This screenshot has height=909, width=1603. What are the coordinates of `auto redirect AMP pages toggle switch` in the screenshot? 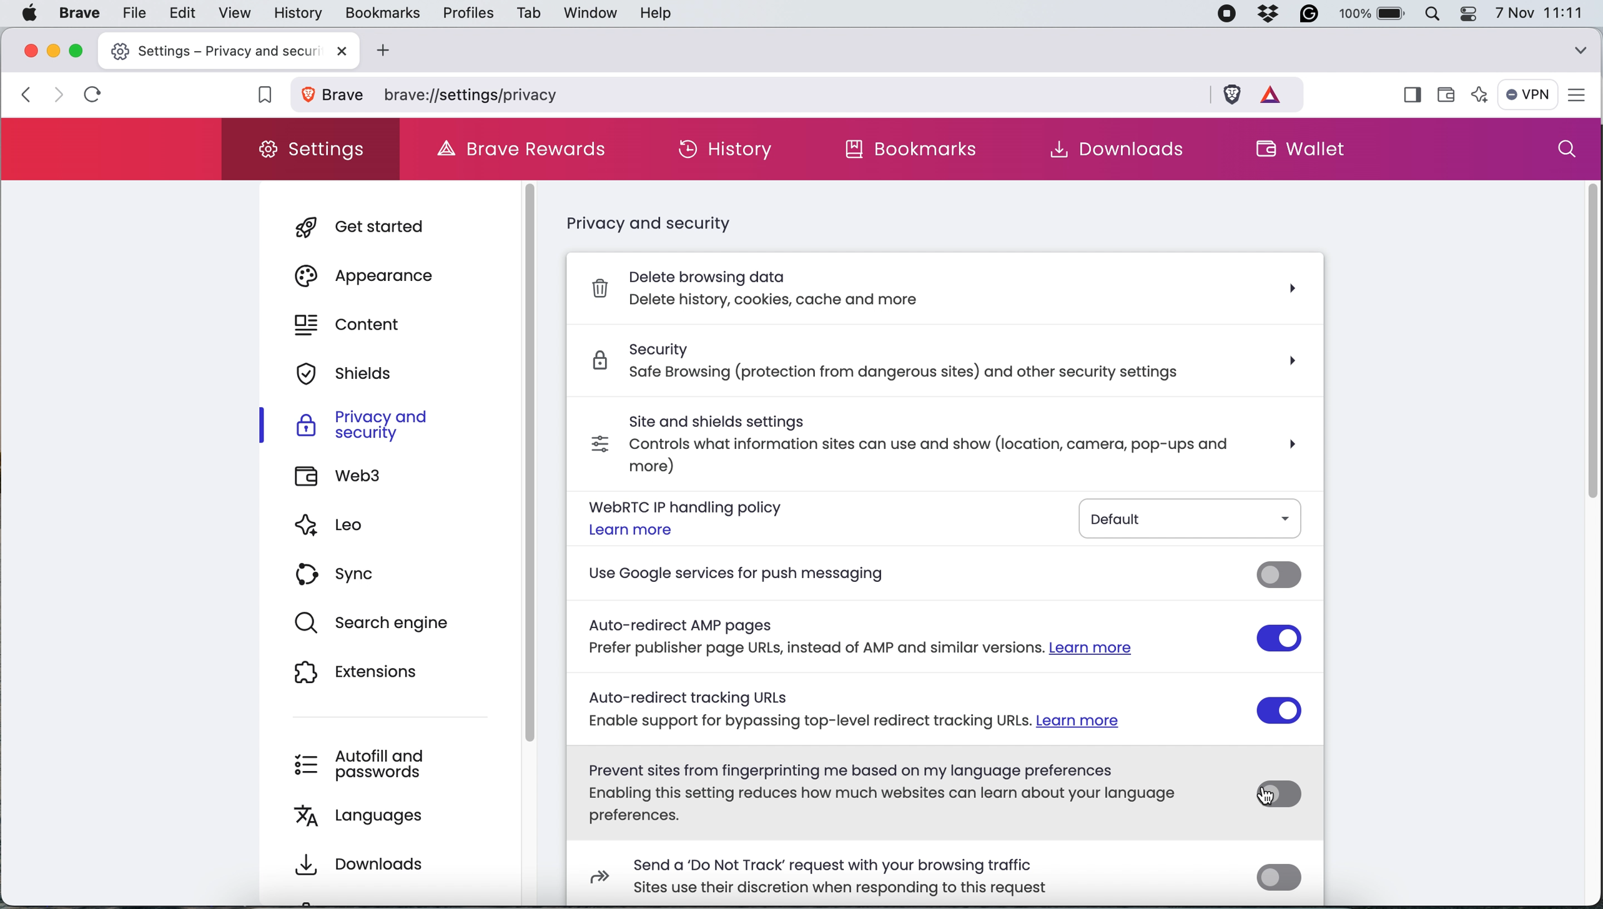 It's located at (1279, 639).